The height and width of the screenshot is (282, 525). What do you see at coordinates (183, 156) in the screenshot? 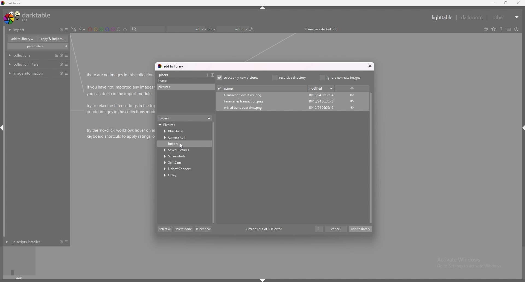
I see `Screenshots` at bounding box center [183, 156].